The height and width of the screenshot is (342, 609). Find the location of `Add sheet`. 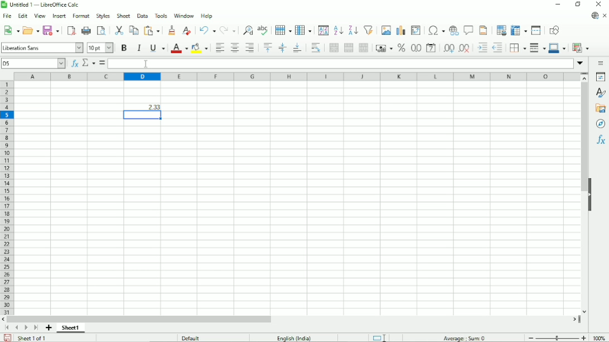

Add sheet is located at coordinates (49, 328).